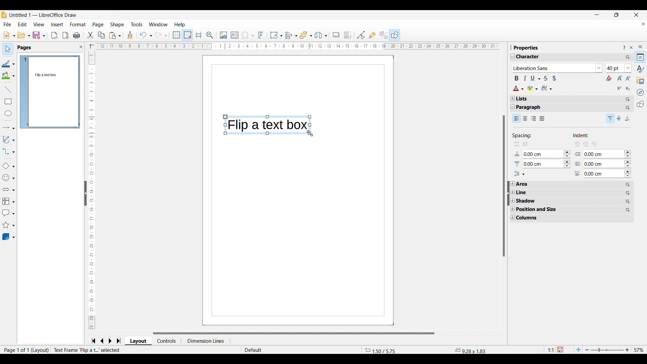  I want to click on Insert ellipse, so click(8, 113).